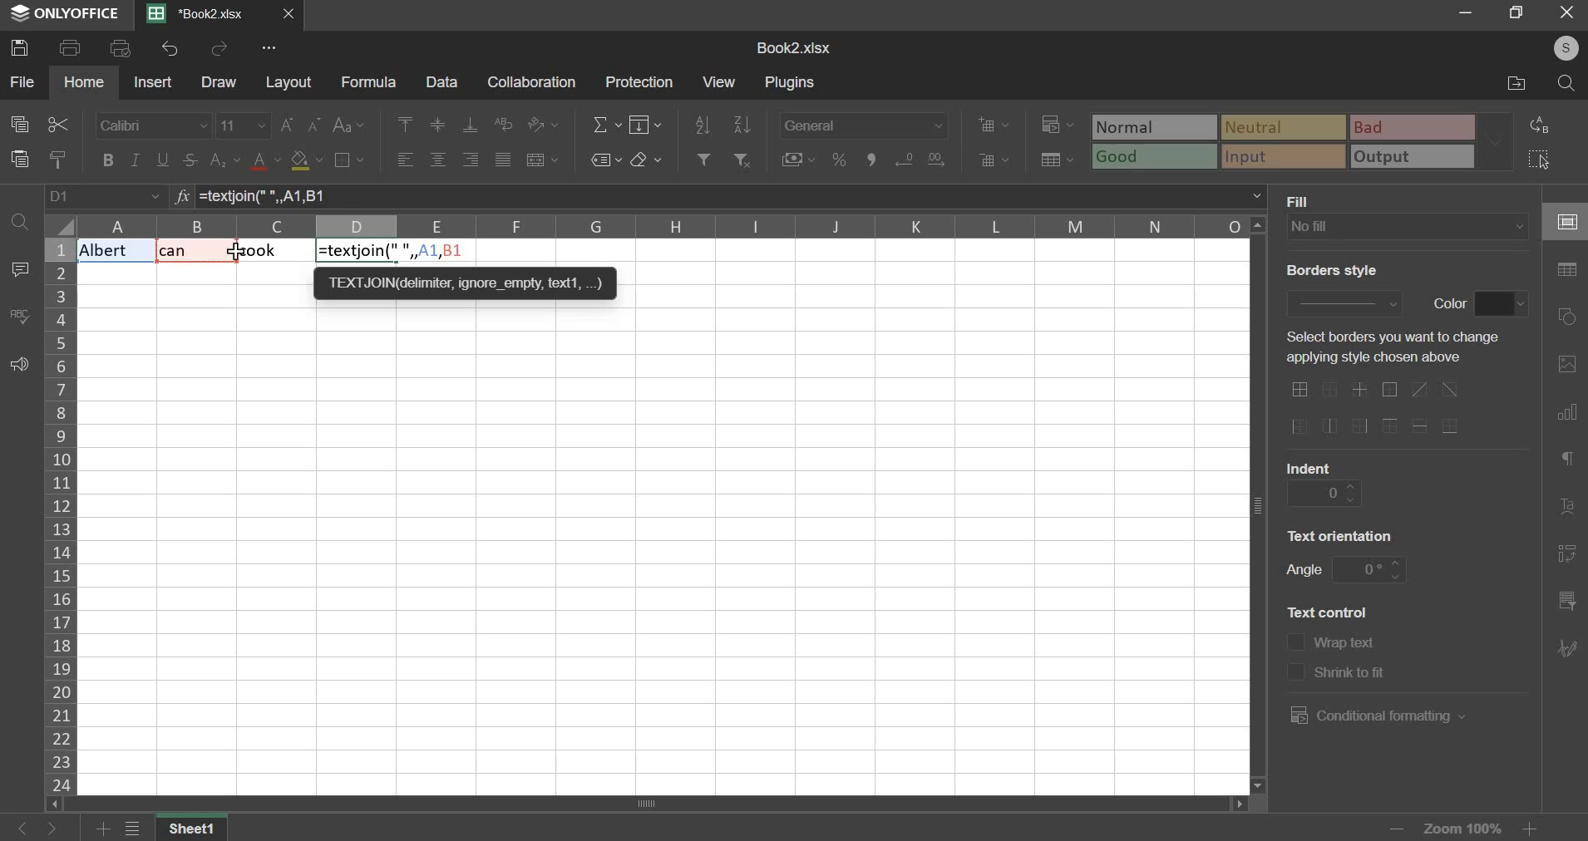 This screenshot has height=841, width=1588. I want to click on text, so click(1352, 675).